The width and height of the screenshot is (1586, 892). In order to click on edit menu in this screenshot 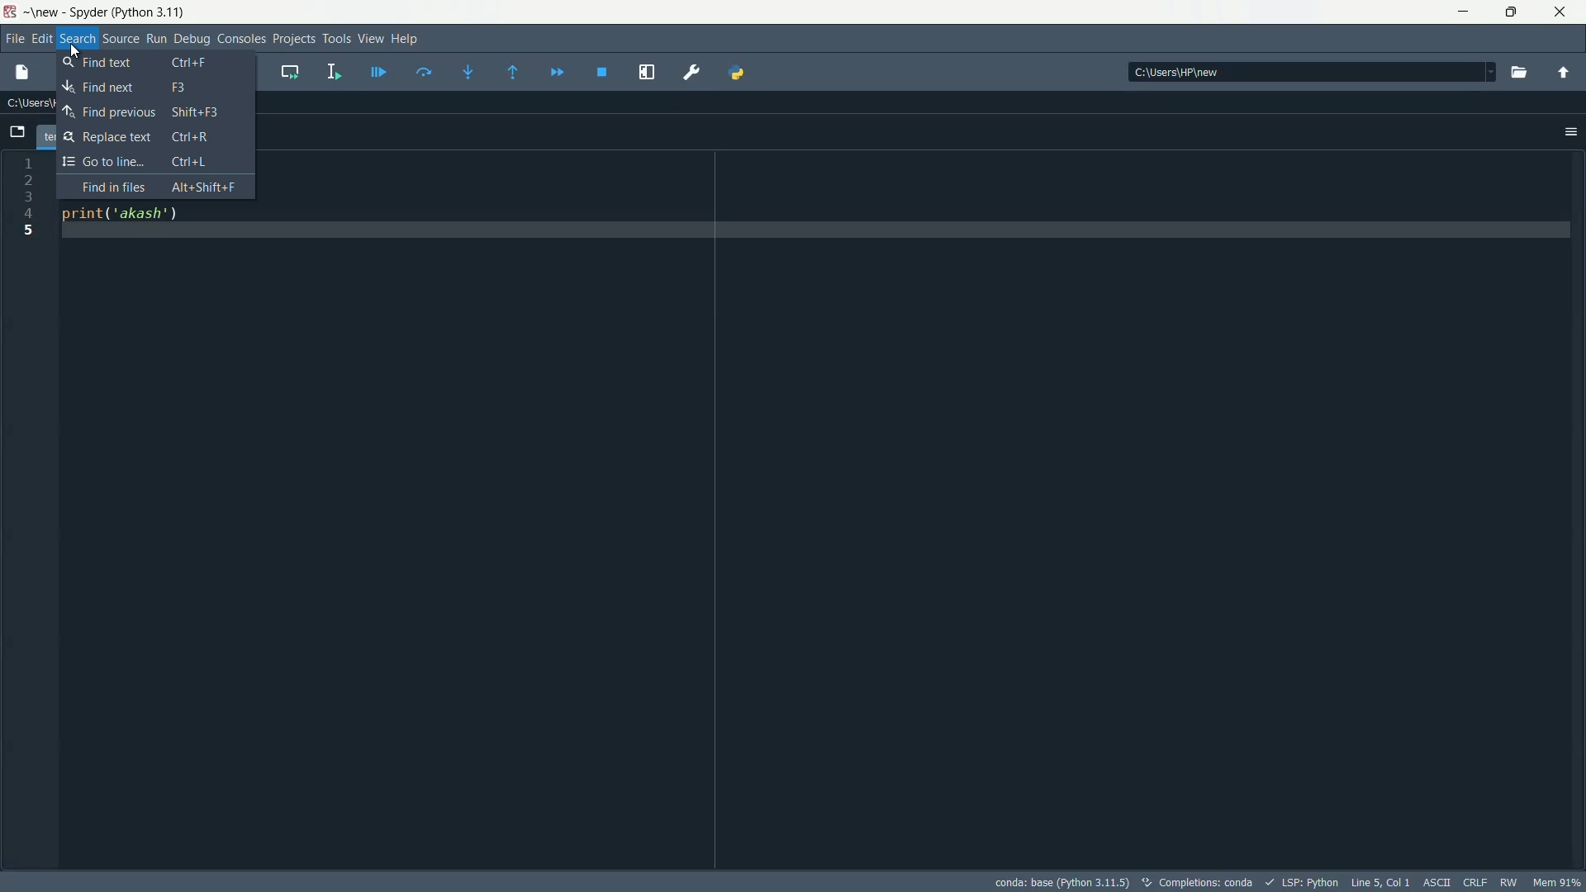, I will do `click(39, 40)`.